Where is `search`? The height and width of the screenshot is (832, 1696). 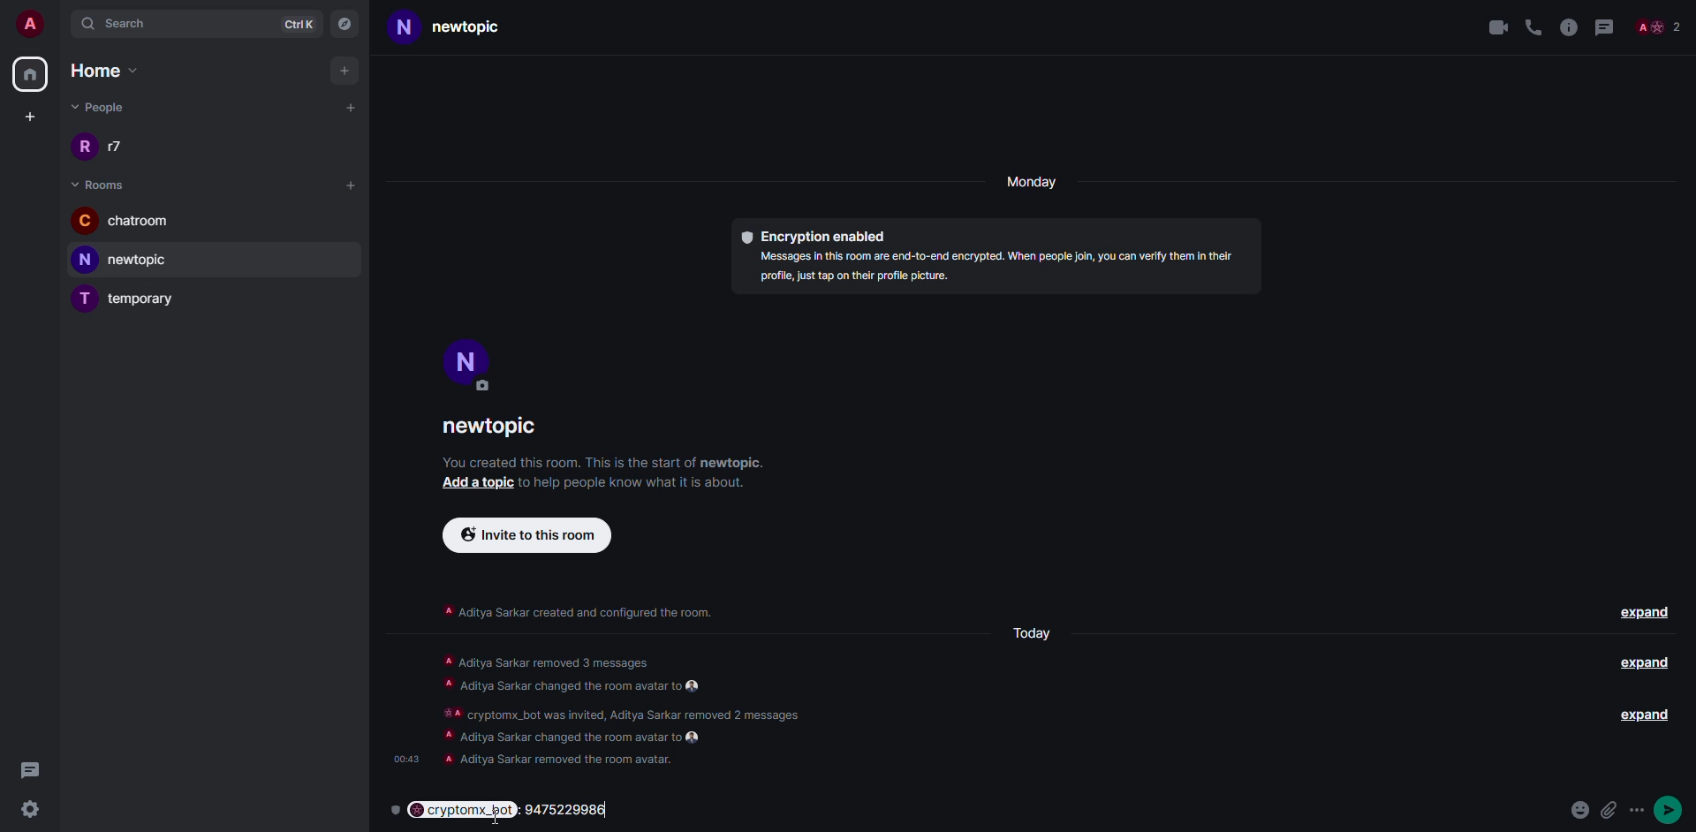 search is located at coordinates (128, 23).